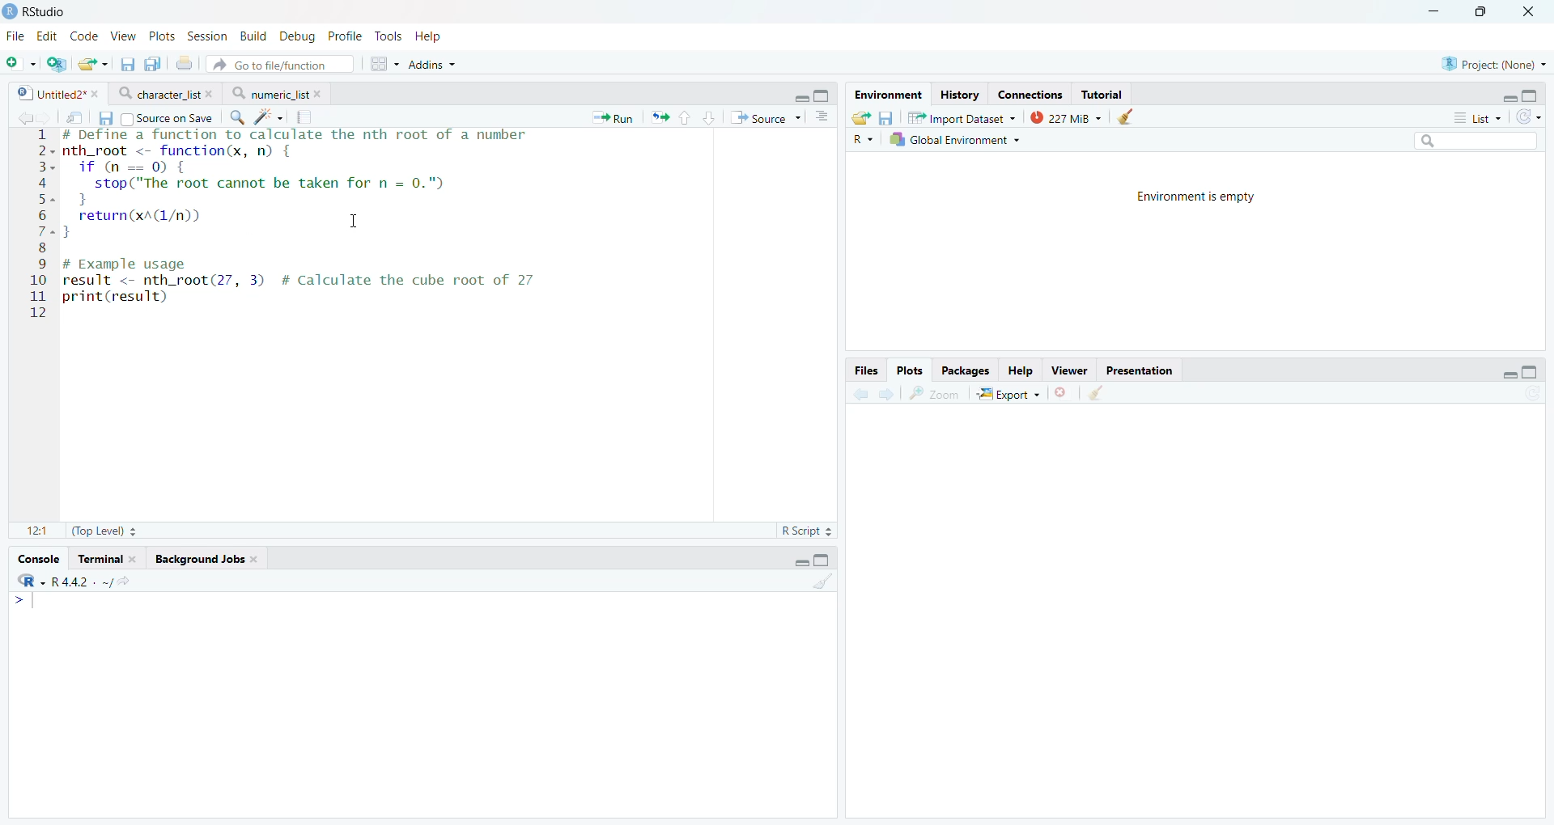  What do you see at coordinates (422, 704) in the screenshot?
I see `Console` at bounding box center [422, 704].